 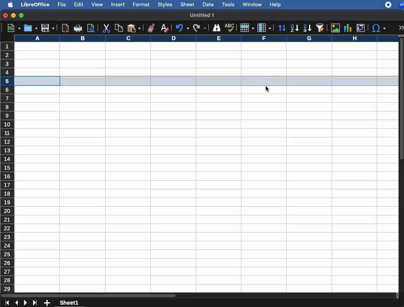 What do you see at coordinates (295, 27) in the screenshot?
I see `ascending` at bounding box center [295, 27].